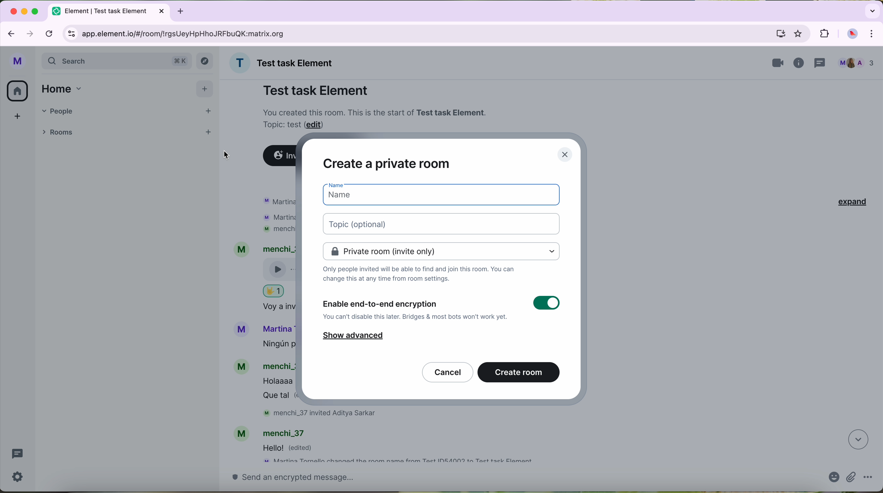  I want to click on home tab, so click(64, 88).